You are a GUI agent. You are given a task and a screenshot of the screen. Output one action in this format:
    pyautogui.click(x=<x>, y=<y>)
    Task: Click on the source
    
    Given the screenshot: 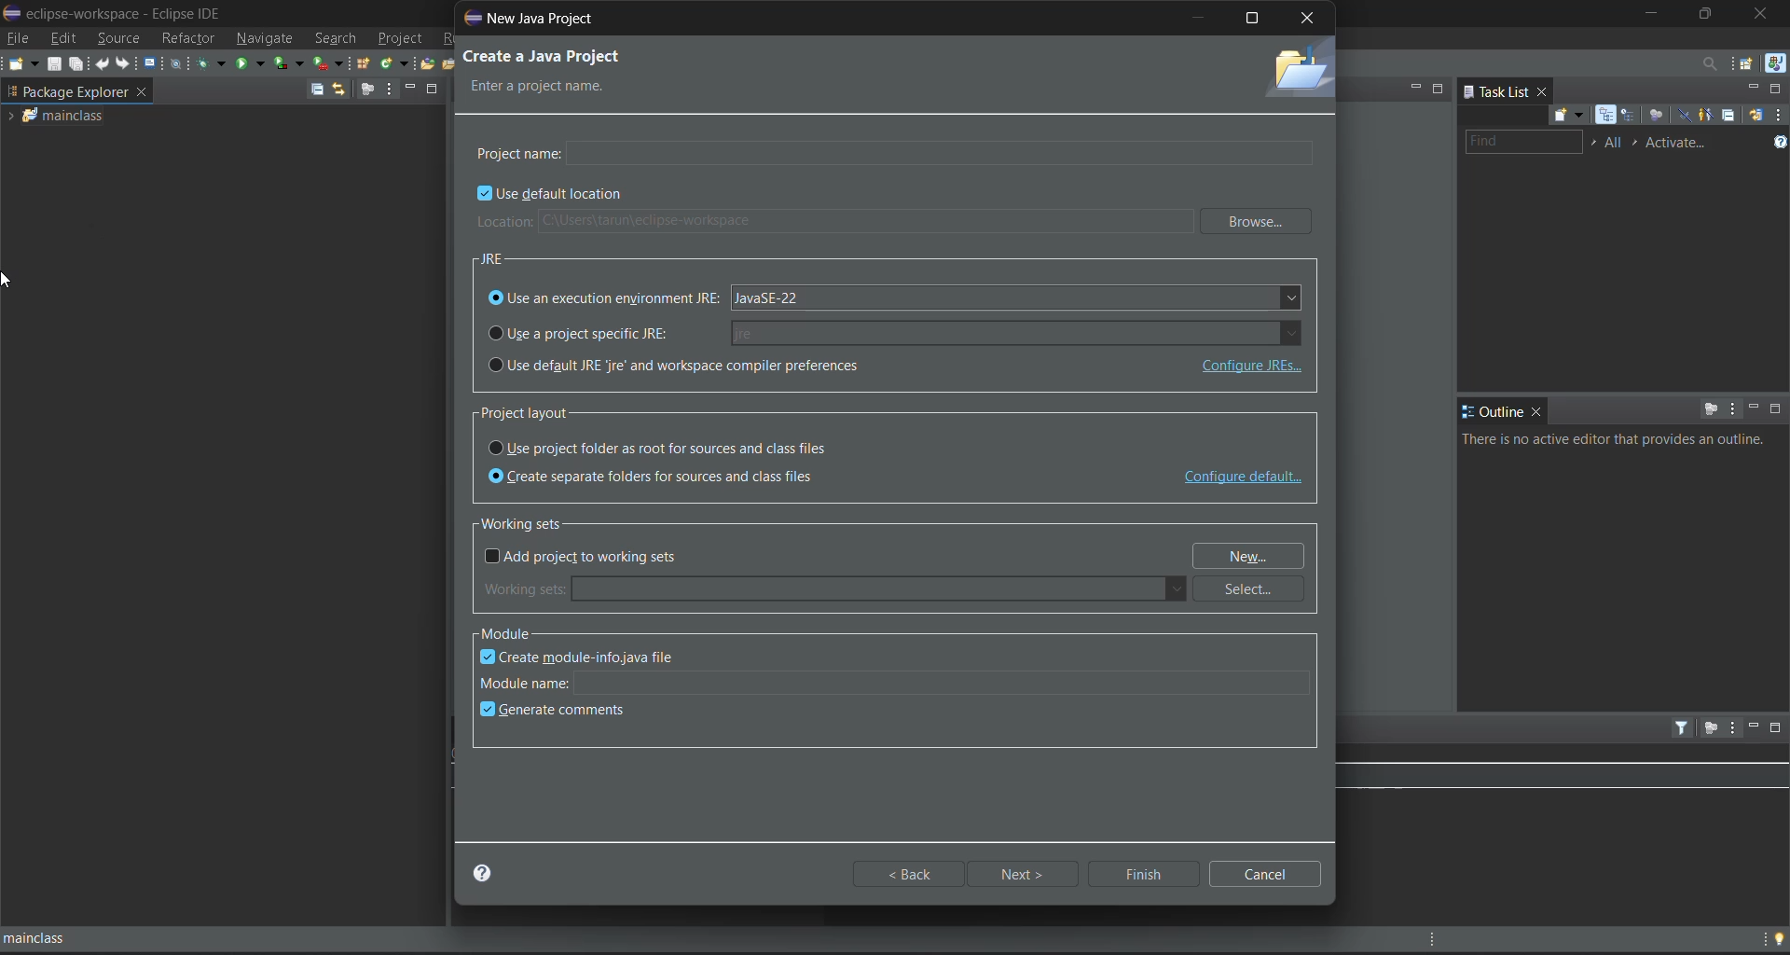 What is the action you would take?
    pyautogui.click(x=120, y=37)
    